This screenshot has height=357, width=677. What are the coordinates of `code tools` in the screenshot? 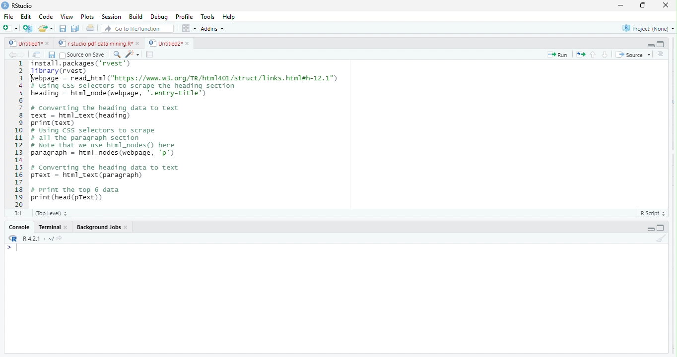 It's located at (133, 54).